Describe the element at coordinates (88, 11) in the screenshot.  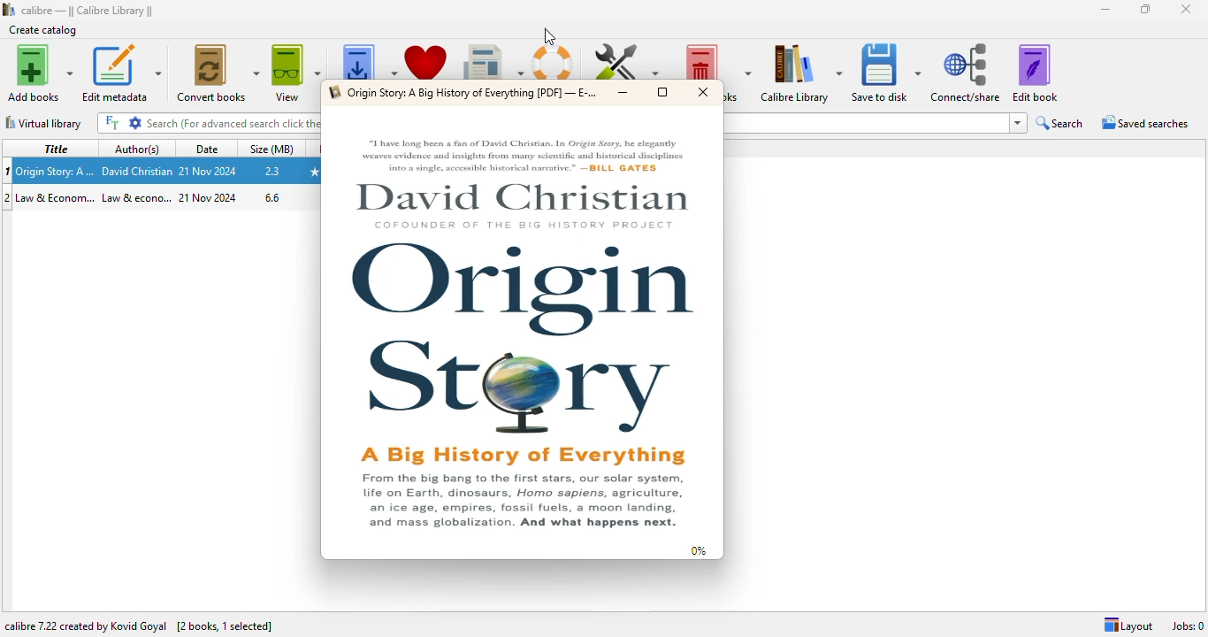
I see `calibre library` at that location.